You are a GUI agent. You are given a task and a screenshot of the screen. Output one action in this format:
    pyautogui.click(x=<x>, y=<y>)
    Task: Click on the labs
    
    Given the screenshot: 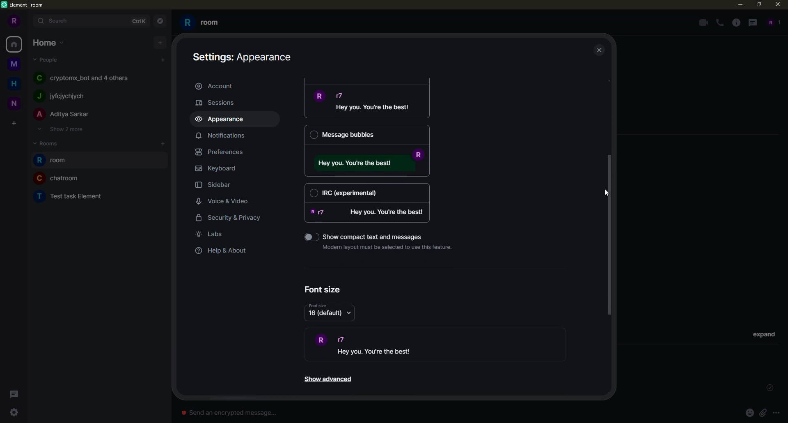 What is the action you would take?
    pyautogui.click(x=212, y=234)
    